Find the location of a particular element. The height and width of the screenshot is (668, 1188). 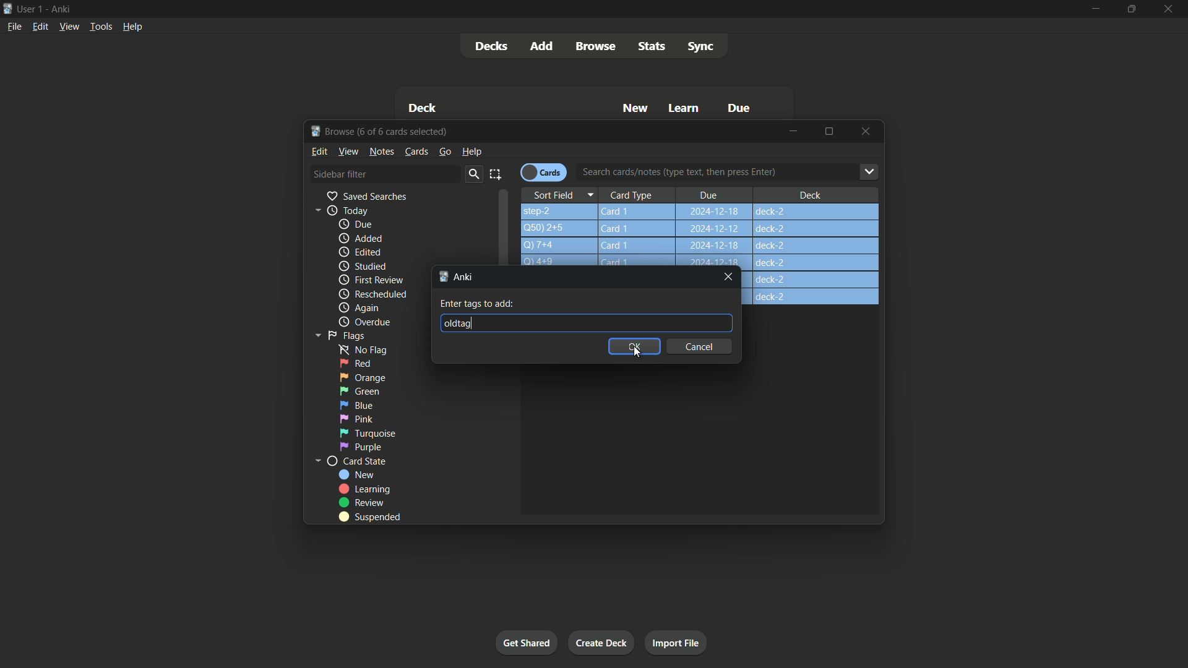

again is located at coordinates (358, 309).